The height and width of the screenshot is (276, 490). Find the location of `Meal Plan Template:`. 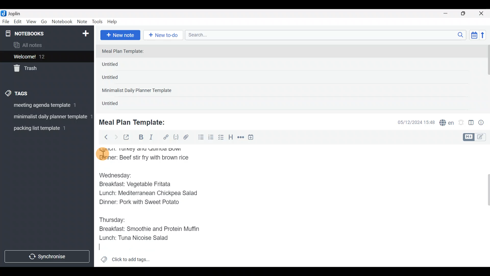

Meal Plan Template: is located at coordinates (135, 122).